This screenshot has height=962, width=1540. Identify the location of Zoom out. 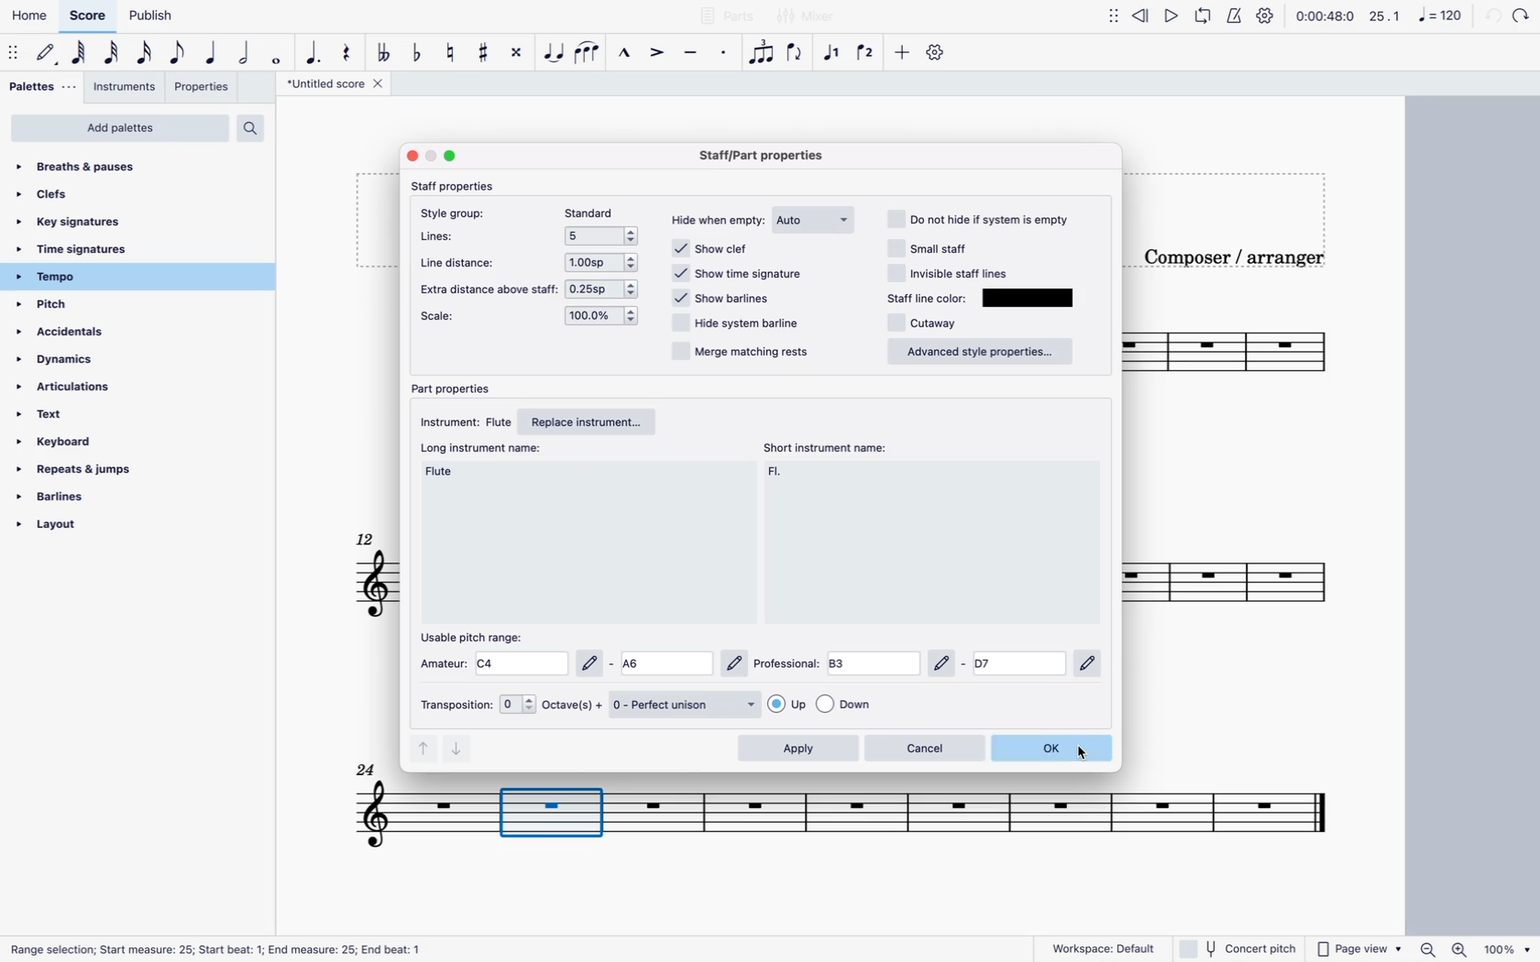
(1427, 949).